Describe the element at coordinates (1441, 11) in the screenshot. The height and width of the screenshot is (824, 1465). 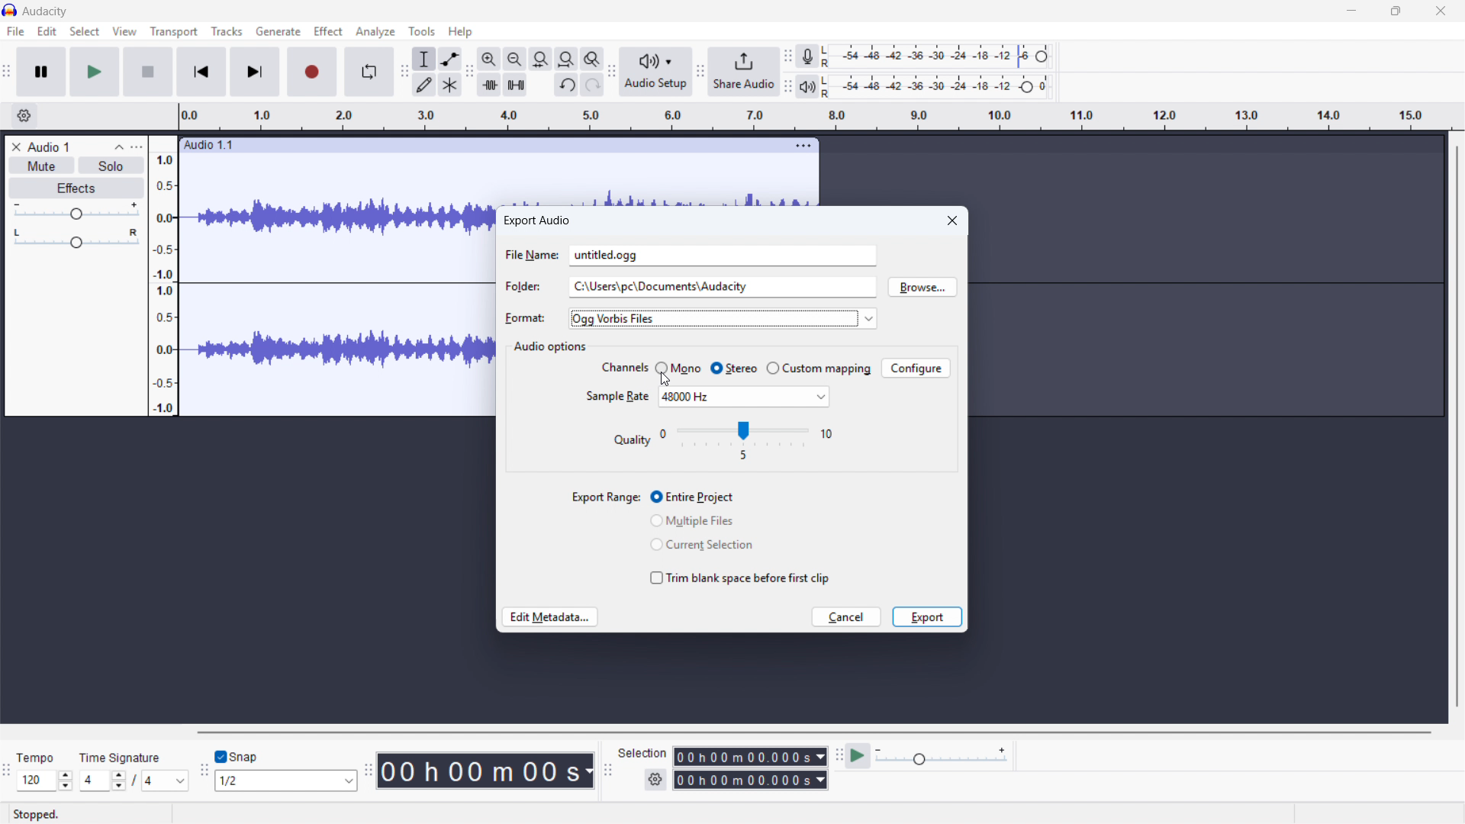
I see `close ` at that location.